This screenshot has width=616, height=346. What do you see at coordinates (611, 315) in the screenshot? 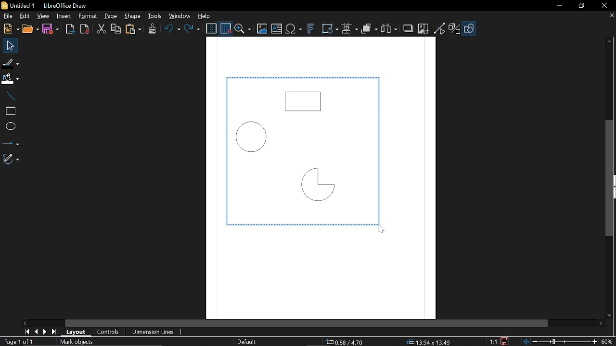
I see `Move down` at bounding box center [611, 315].